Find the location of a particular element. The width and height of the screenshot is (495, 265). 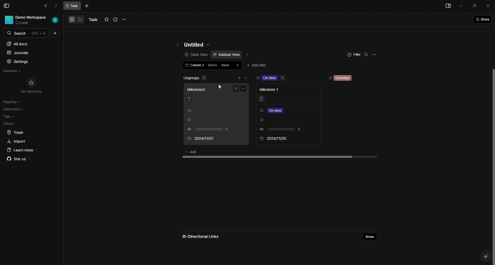

Kanban view is located at coordinates (226, 54).